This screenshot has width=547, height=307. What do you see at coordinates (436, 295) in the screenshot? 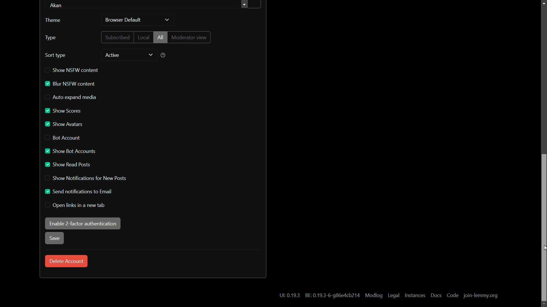
I see `docs` at bounding box center [436, 295].